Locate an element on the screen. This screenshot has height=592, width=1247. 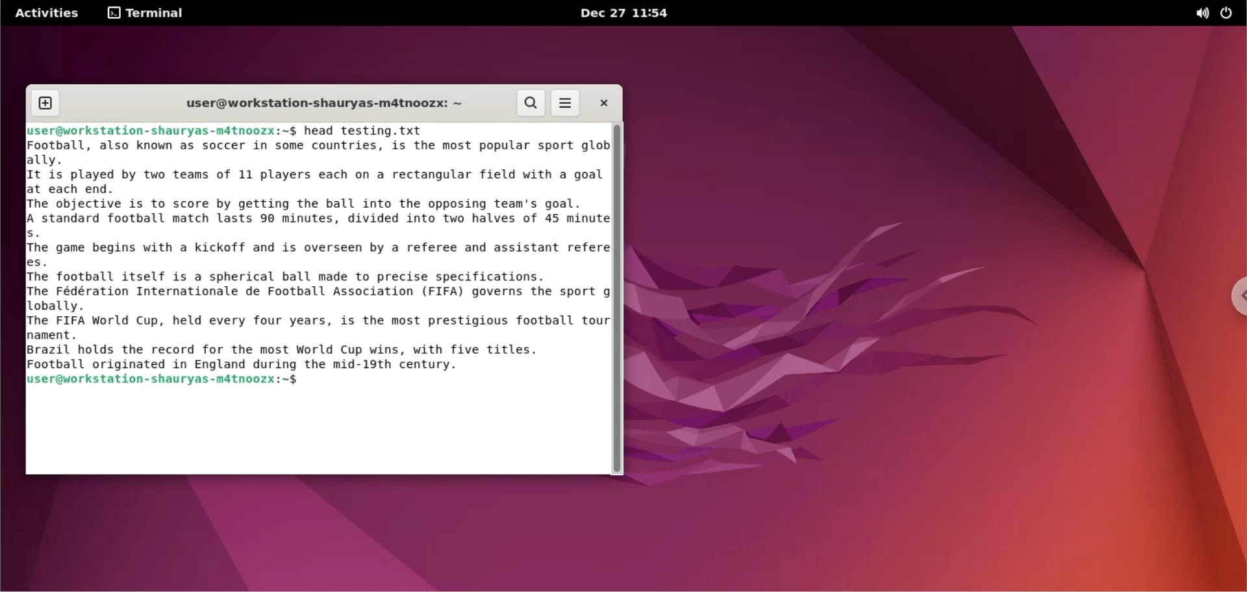
chrome options is located at coordinates (1235, 297).